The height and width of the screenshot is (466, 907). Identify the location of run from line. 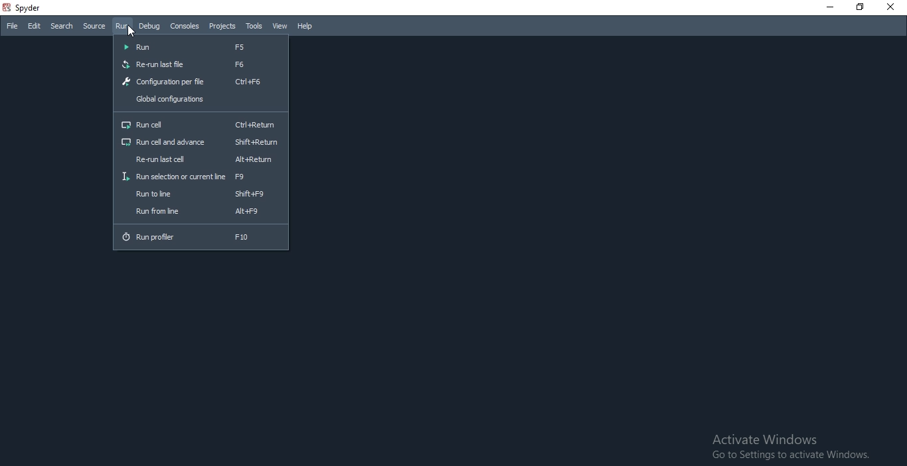
(203, 213).